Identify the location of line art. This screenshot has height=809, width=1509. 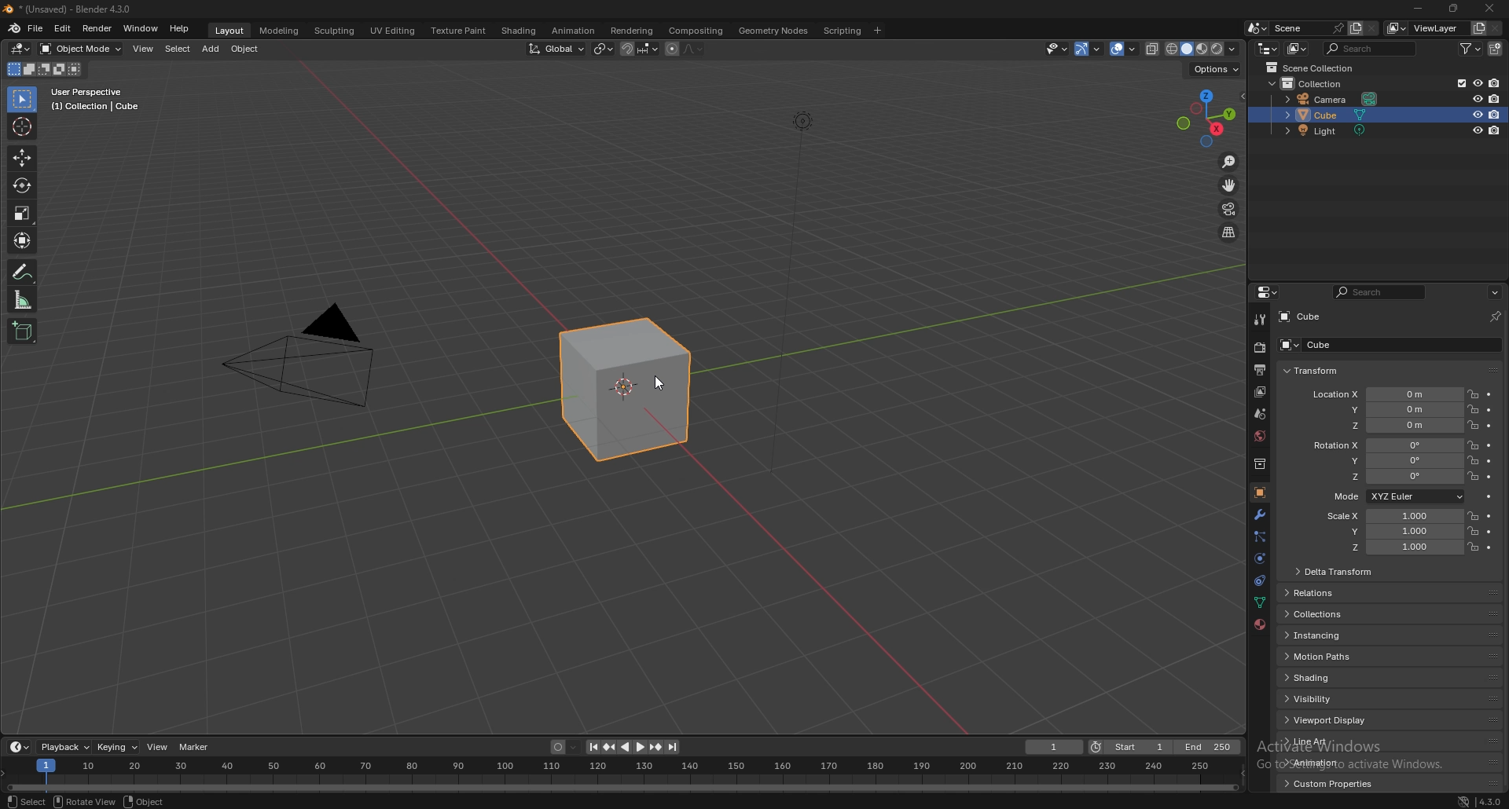
(1317, 741).